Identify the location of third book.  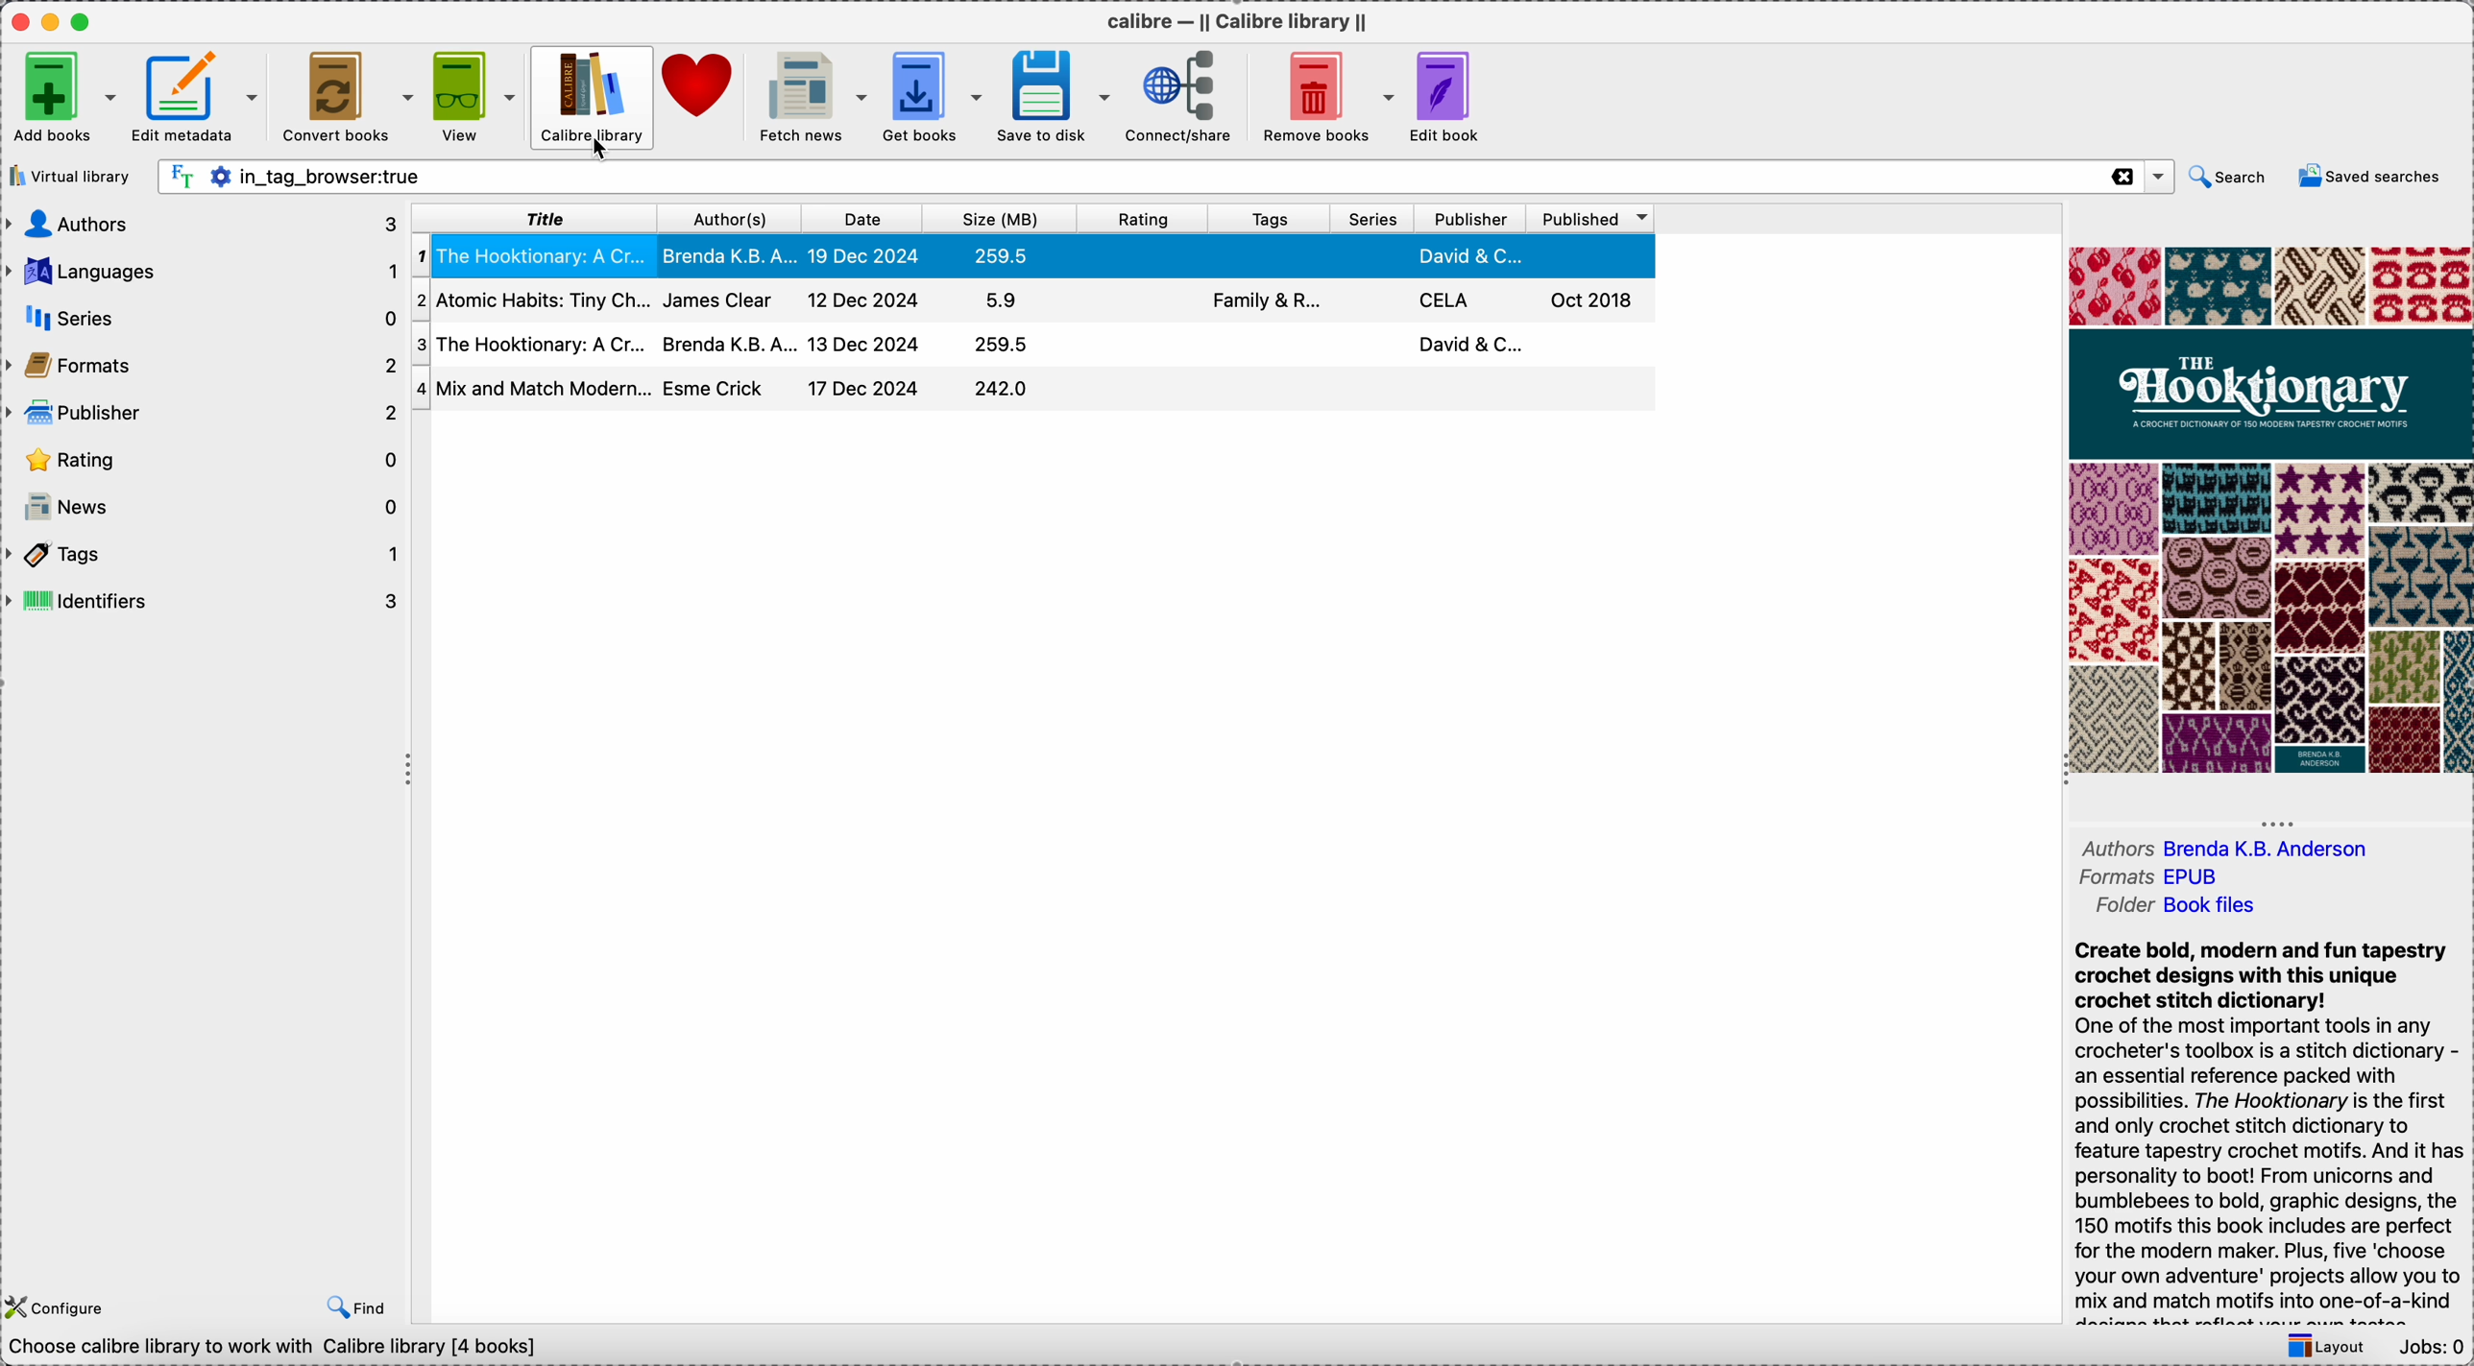
(1031, 346).